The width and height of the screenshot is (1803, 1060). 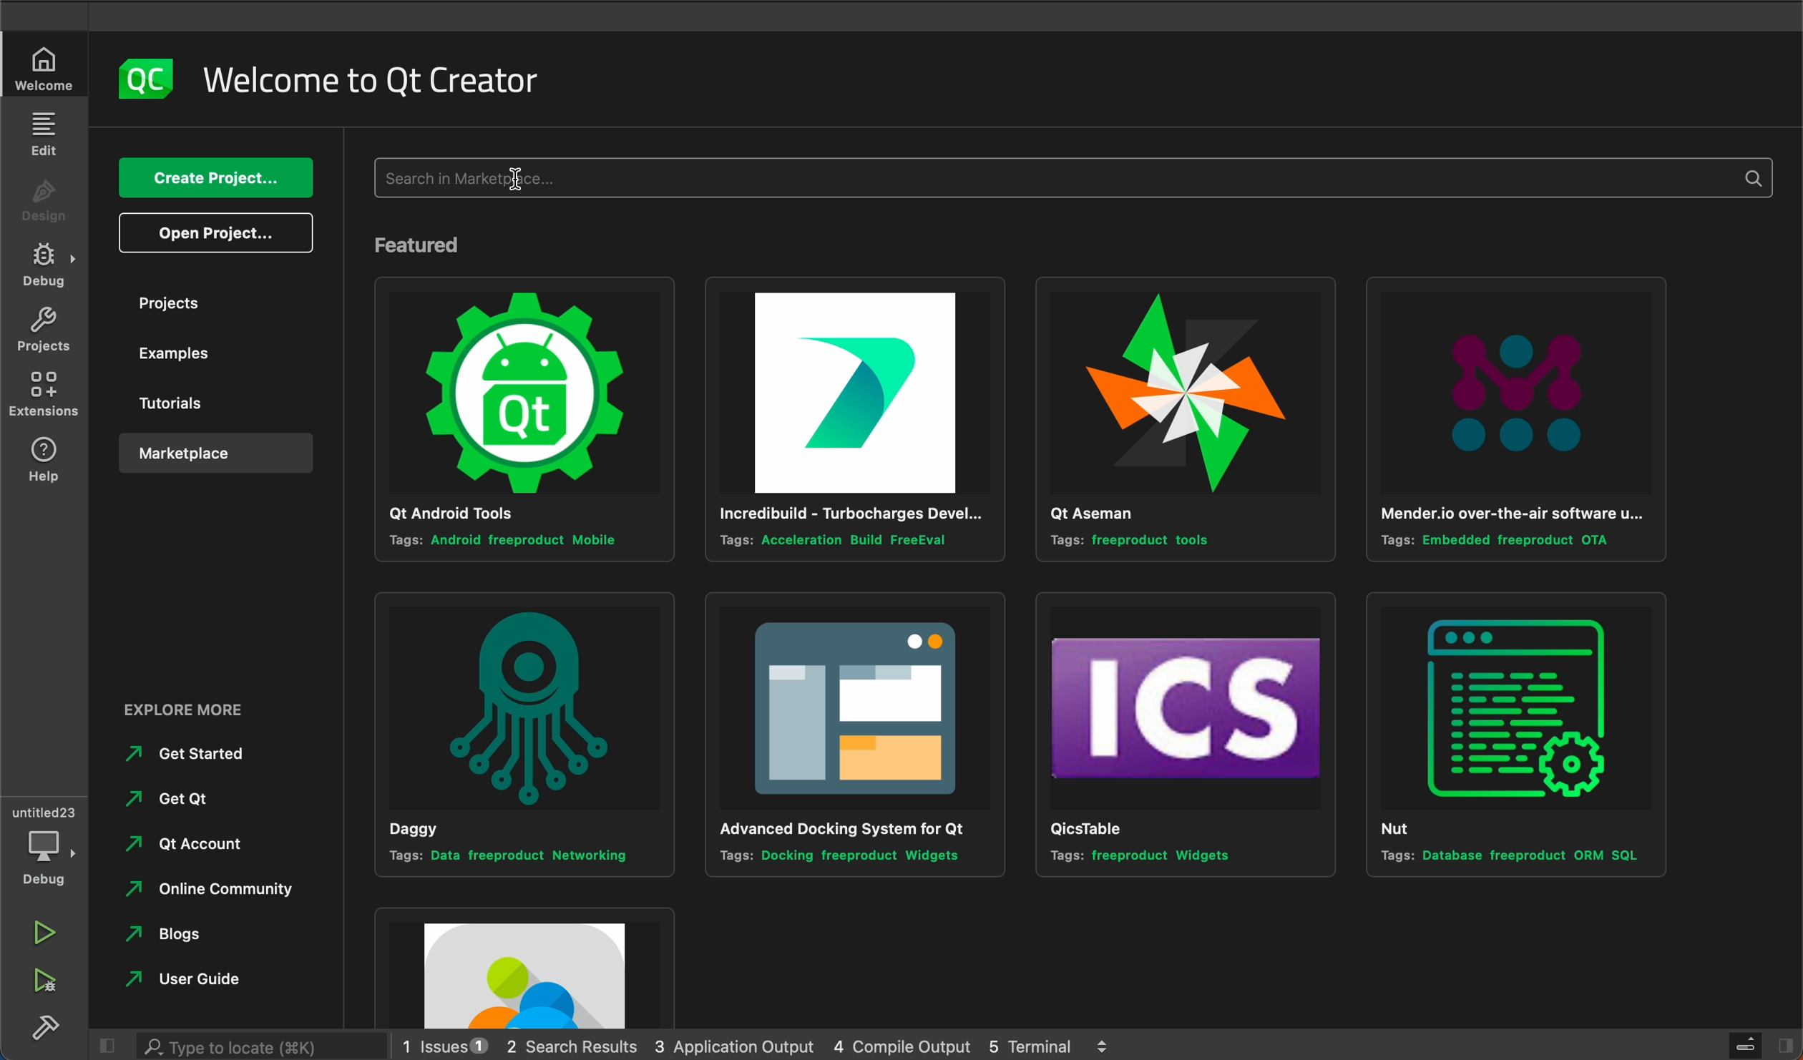 I want to click on close slide bar, so click(x=1762, y=1046).